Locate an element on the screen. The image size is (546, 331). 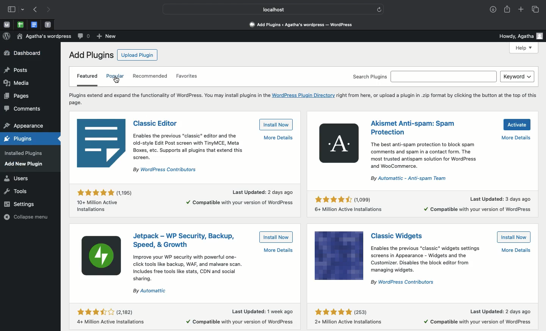
Activate is located at coordinates (516, 125).